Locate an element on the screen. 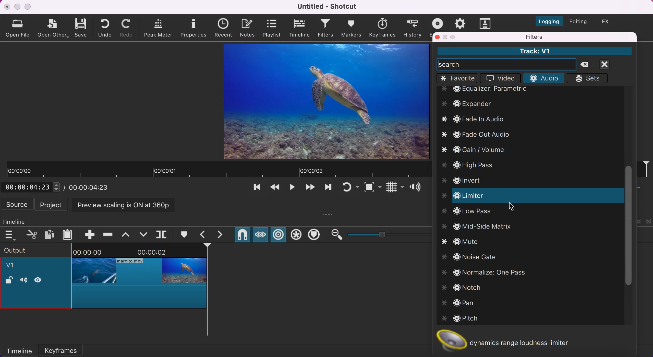 The width and height of the screenshot is (653, 357). video is located at coordinates (499, 78).